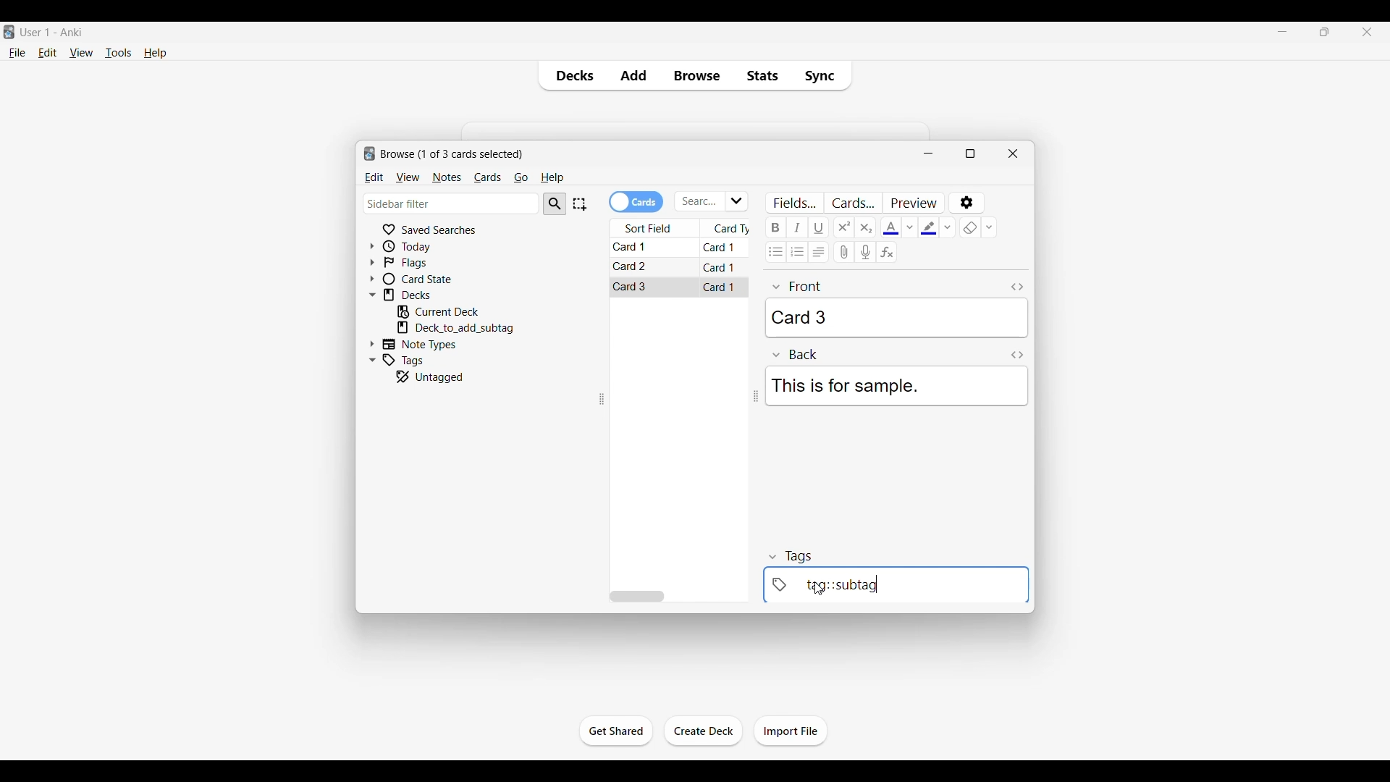  I want to click on Toggle cards/notes, so click(636, 202).